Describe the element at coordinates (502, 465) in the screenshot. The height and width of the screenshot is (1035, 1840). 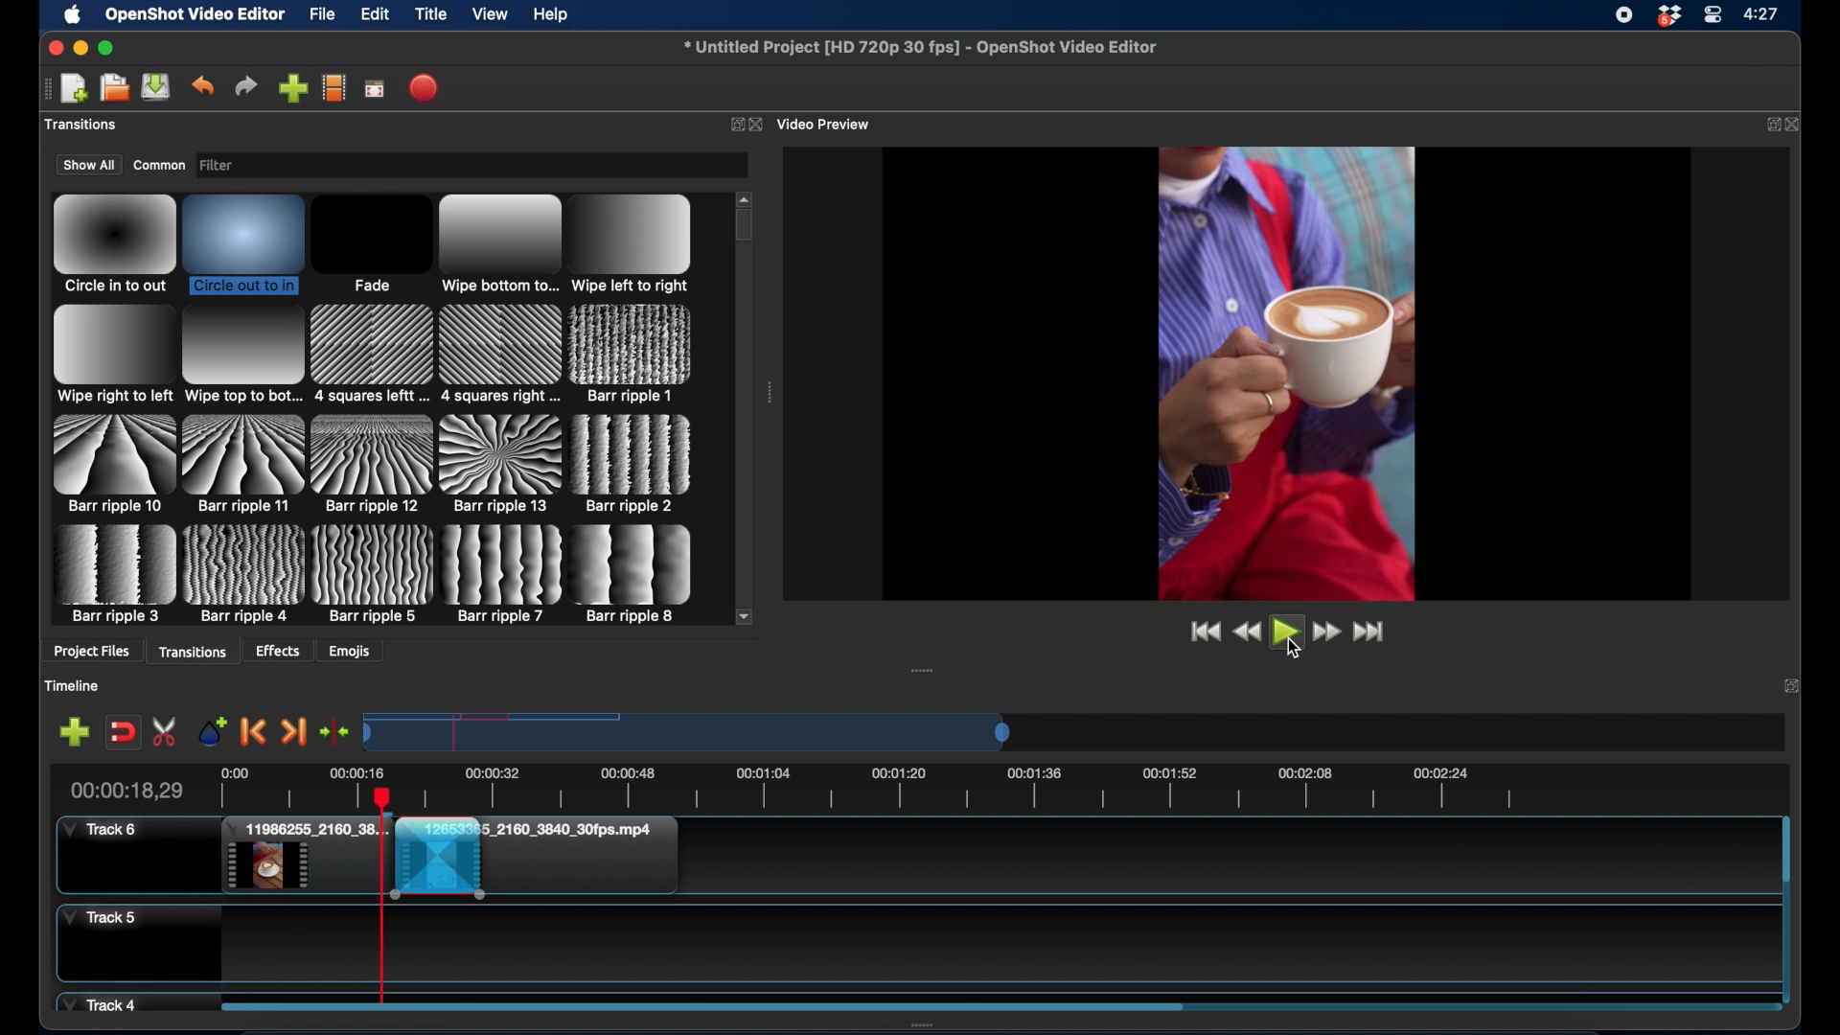
I see `transition` at that location.